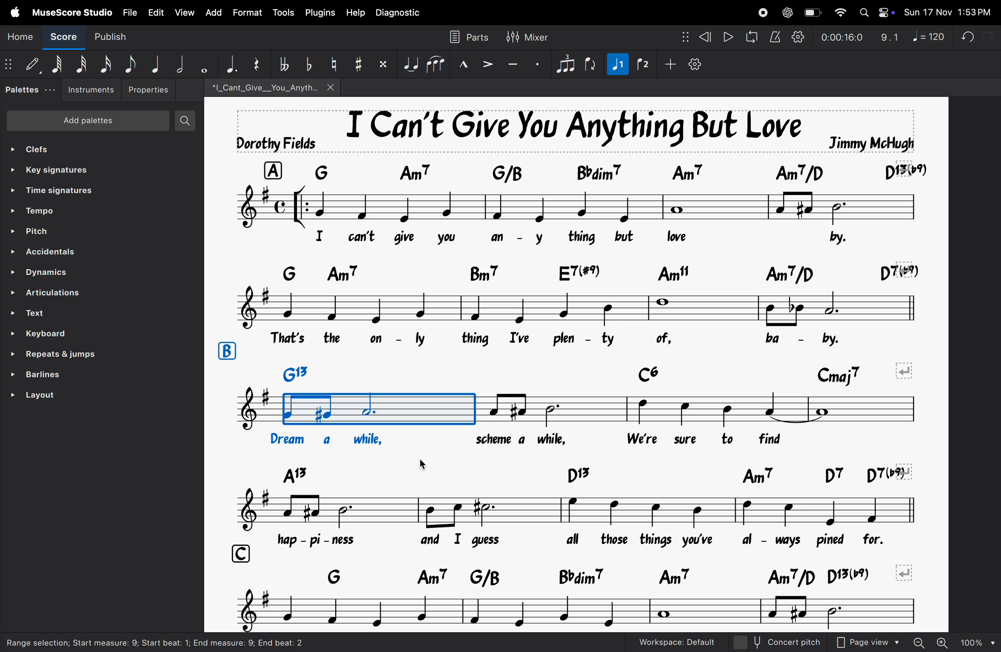 Image resolution: width=1001 pixels, height=652 pixels. I want to click on wifi, so click(839, 12).